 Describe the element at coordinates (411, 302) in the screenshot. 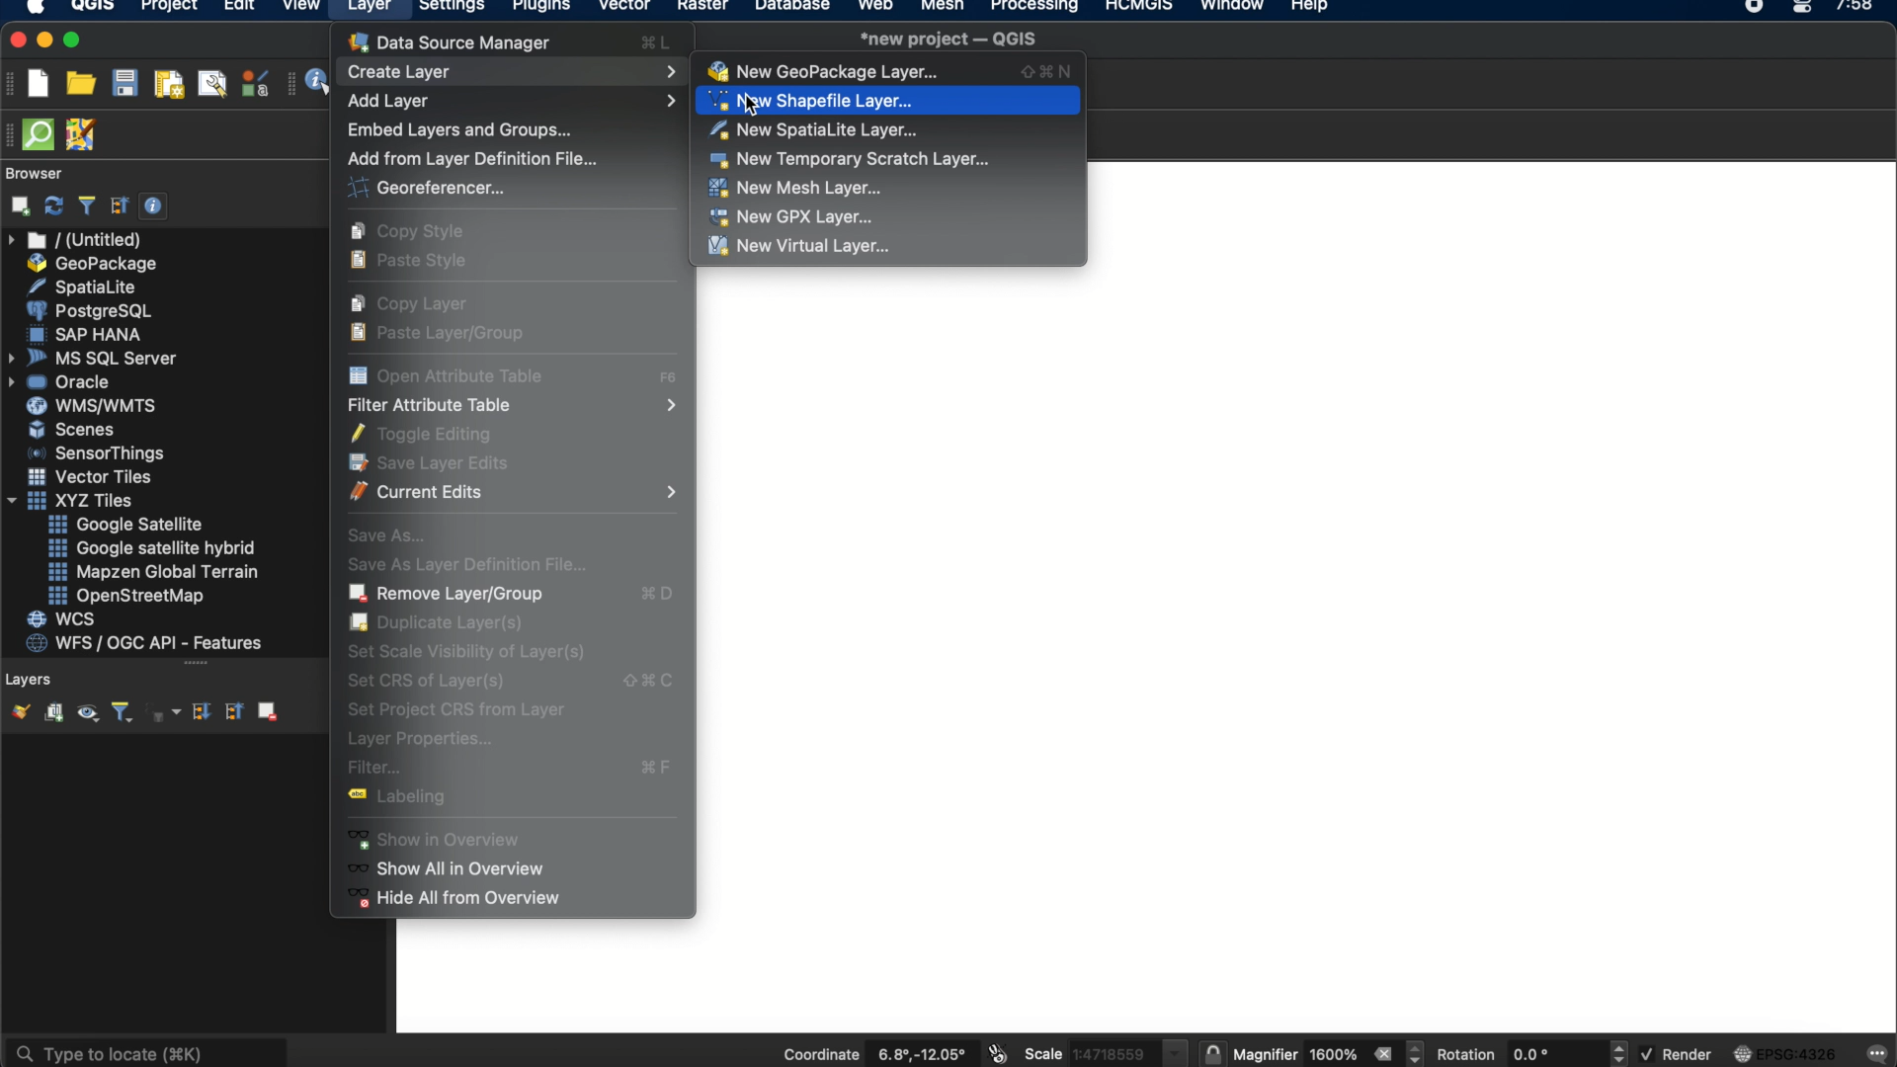

I see `copy layer` at that location.